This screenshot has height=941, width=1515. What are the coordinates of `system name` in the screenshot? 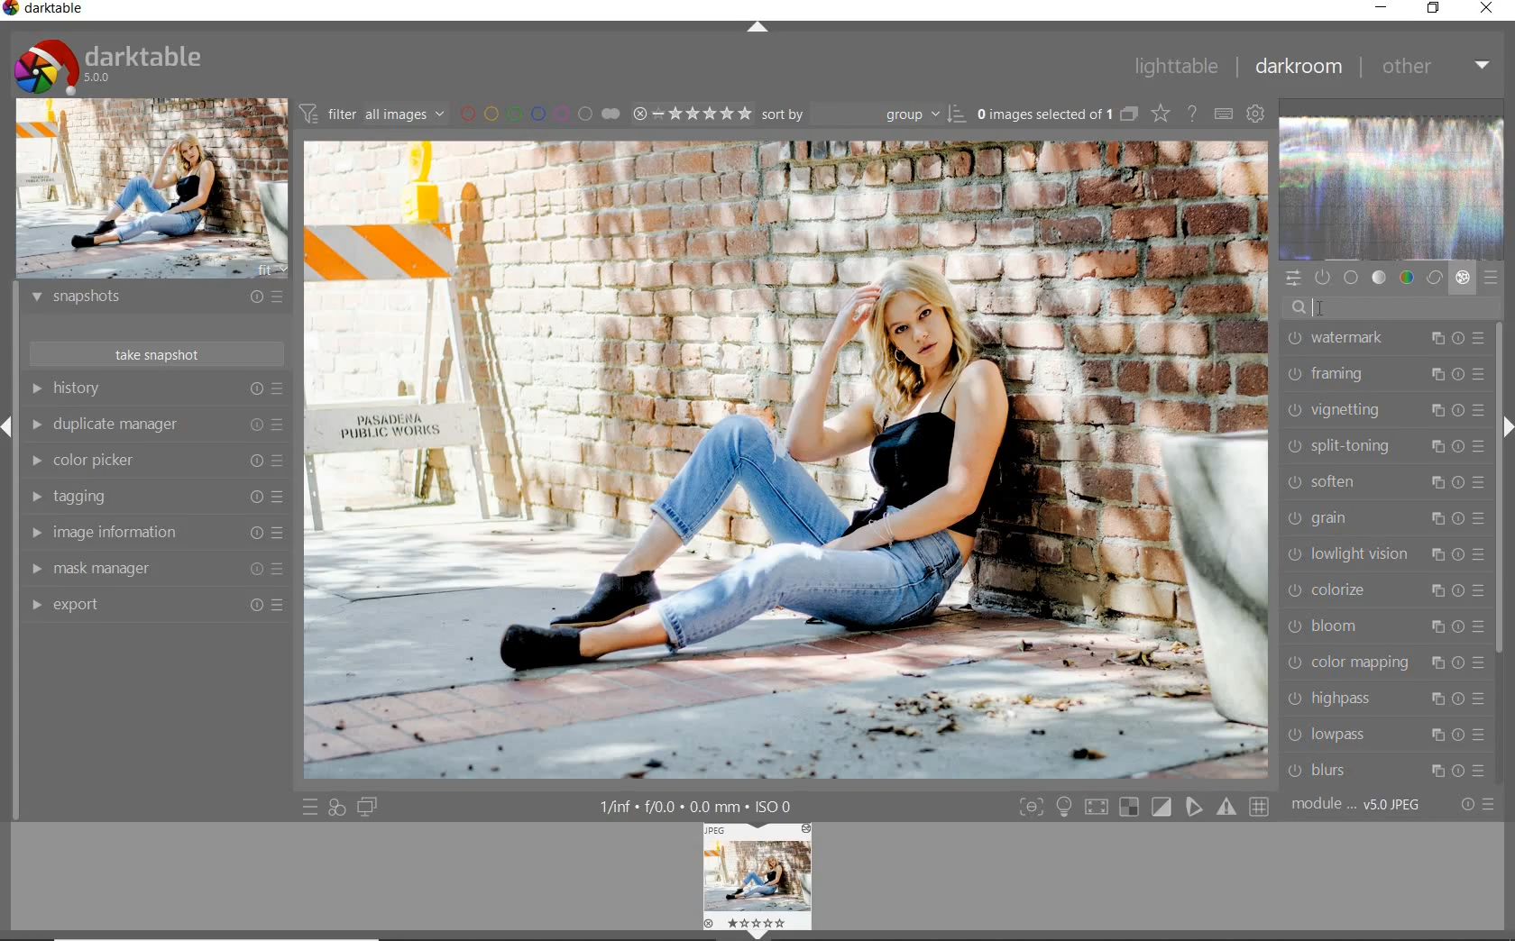 It's located at (49, 11).